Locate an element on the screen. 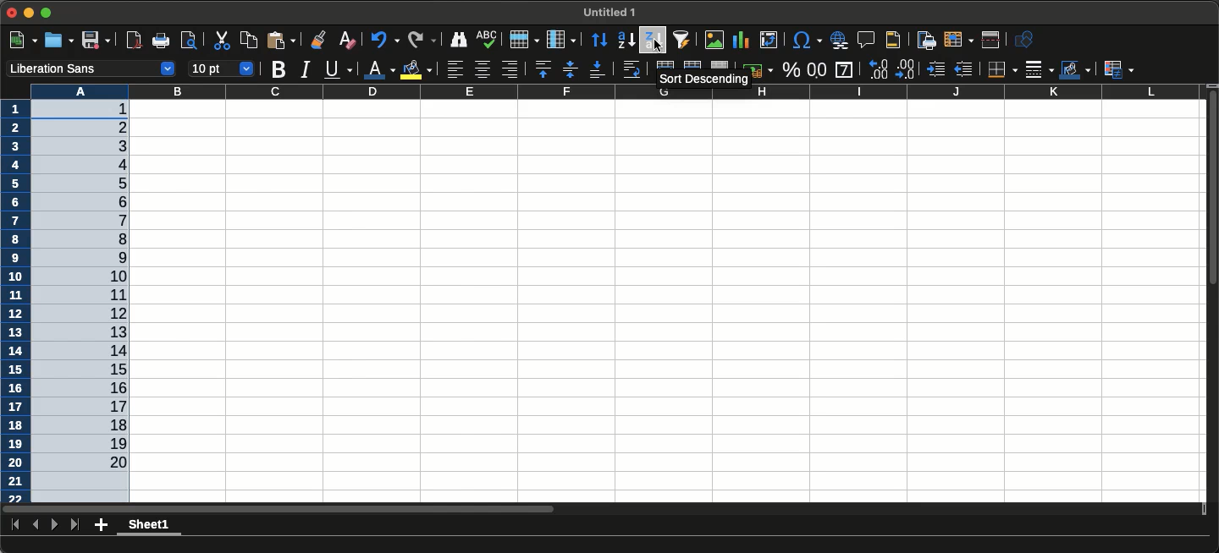 The width and height of the screenshot is (1219, 553). 2 is located at coordinates (102, 129).